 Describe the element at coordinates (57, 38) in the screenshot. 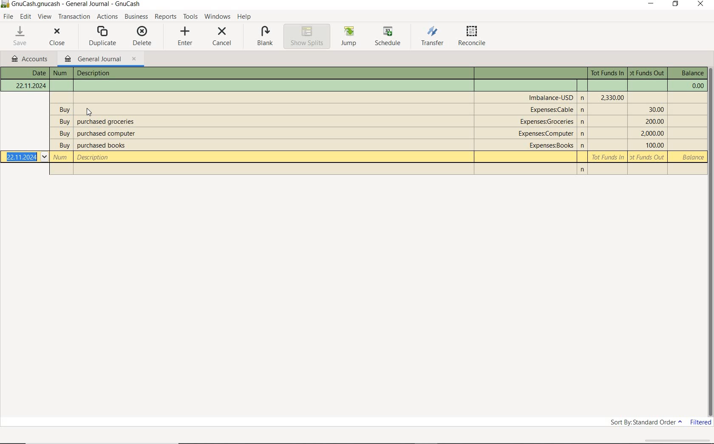

I see `close` at that location.